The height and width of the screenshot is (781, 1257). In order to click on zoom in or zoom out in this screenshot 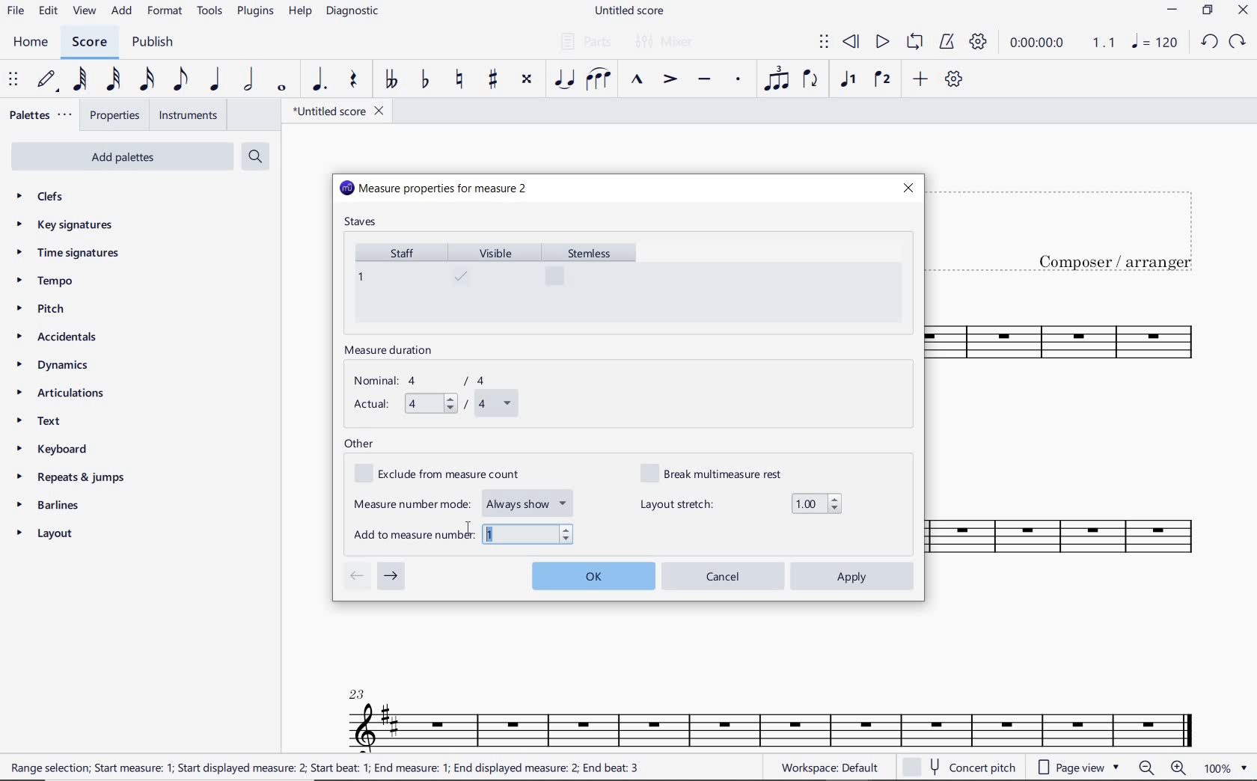, I will do `click(1164, 769)`.